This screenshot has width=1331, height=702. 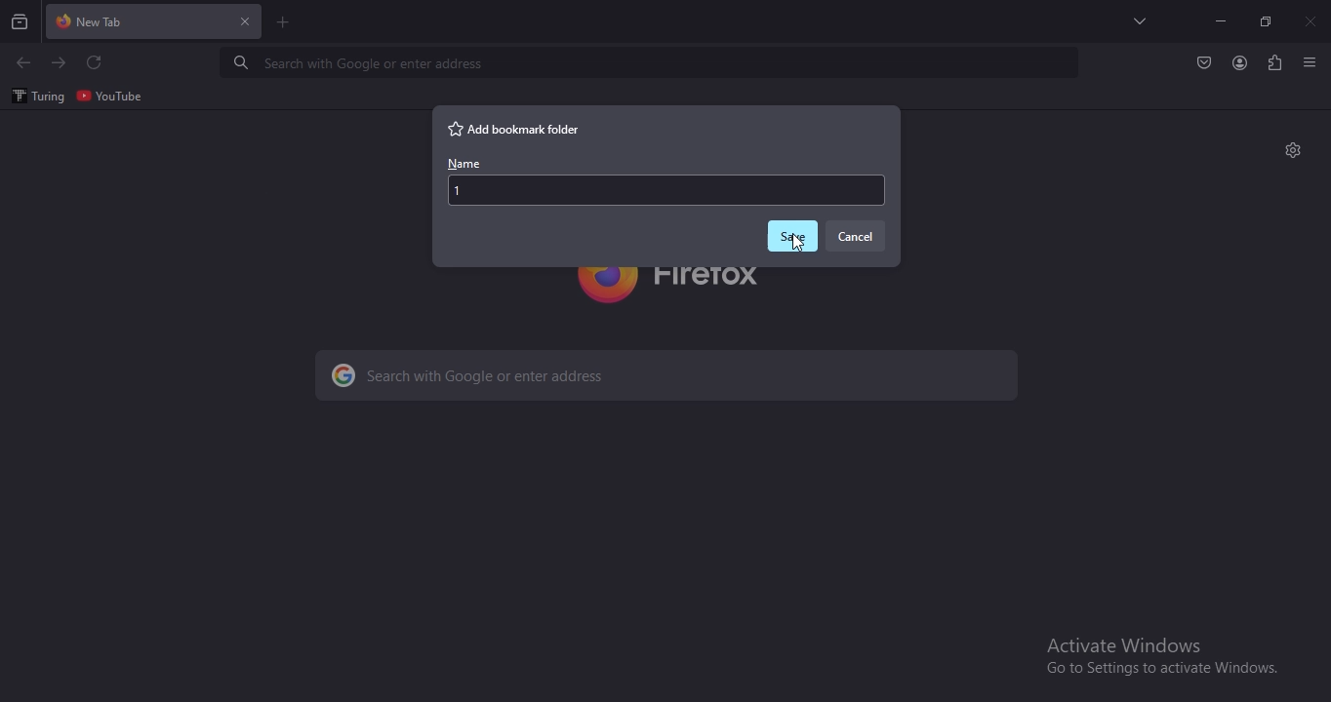 I want to click on restore windows, so click(x=1268, y=21).